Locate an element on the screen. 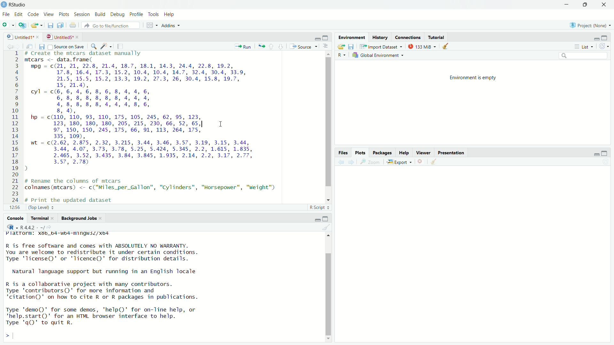  Profile is located at coordinates (138, 15).